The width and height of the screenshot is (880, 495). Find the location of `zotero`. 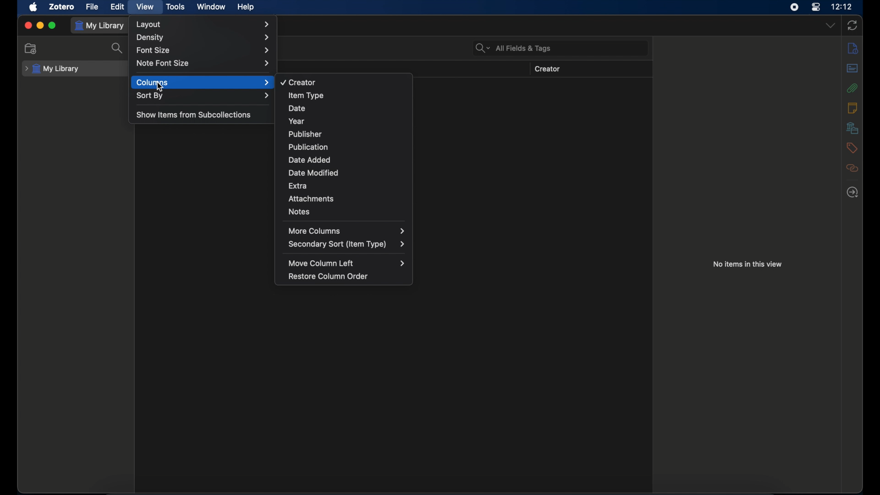

zotero is located at coordinates (62, 6).